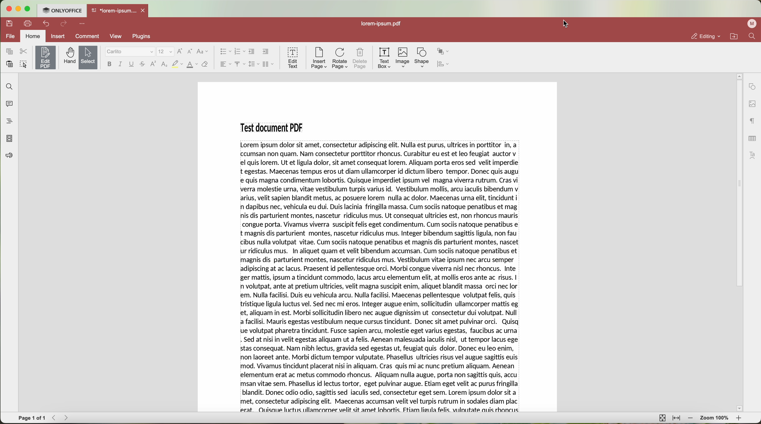 Image resolution: width=761 pixels, height=424 pixels. Describe the element at coordinates (11, 104) in the screenshot. I see `comments` at that location.